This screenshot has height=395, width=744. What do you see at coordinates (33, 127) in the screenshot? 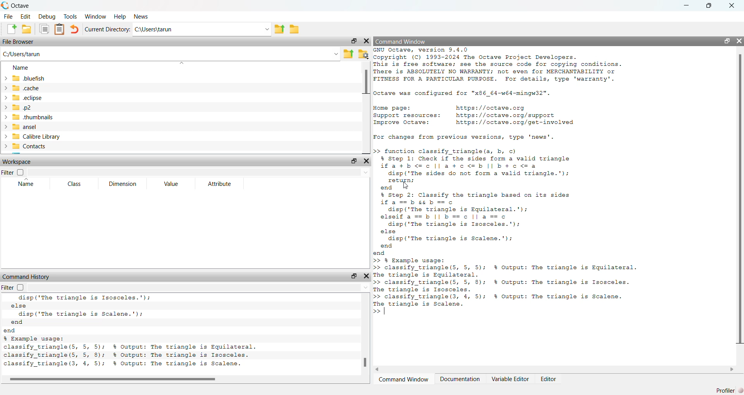
I see `ansel` at bounding box center [33, 127].